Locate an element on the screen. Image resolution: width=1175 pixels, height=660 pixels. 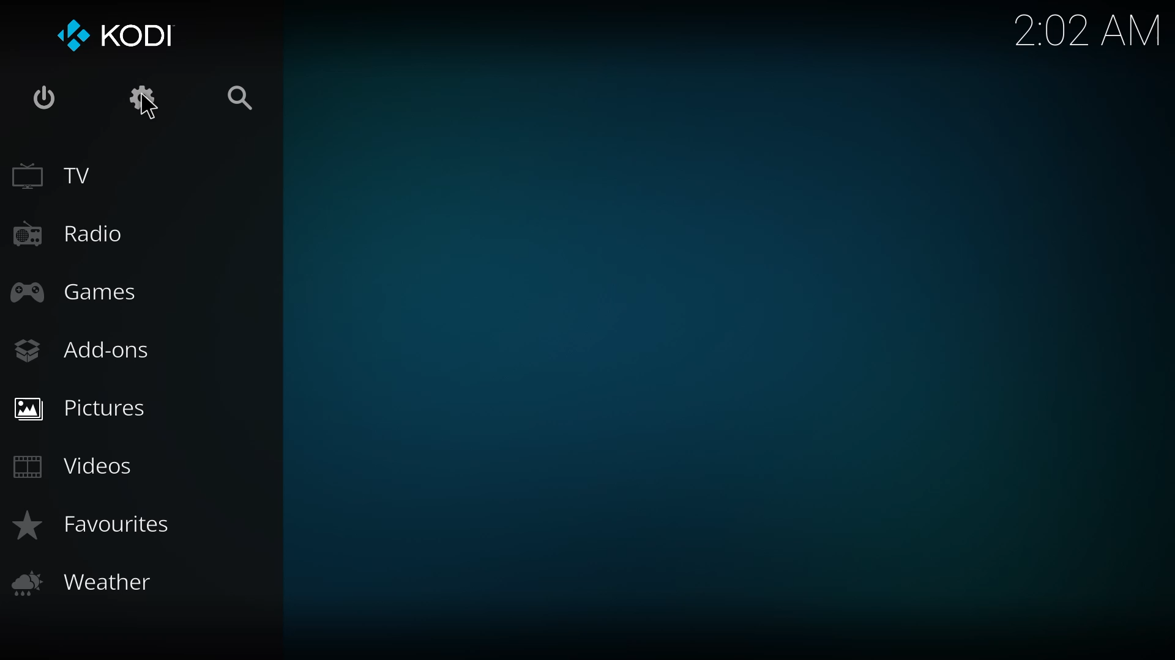
weather is located at coordinates (91, 585).